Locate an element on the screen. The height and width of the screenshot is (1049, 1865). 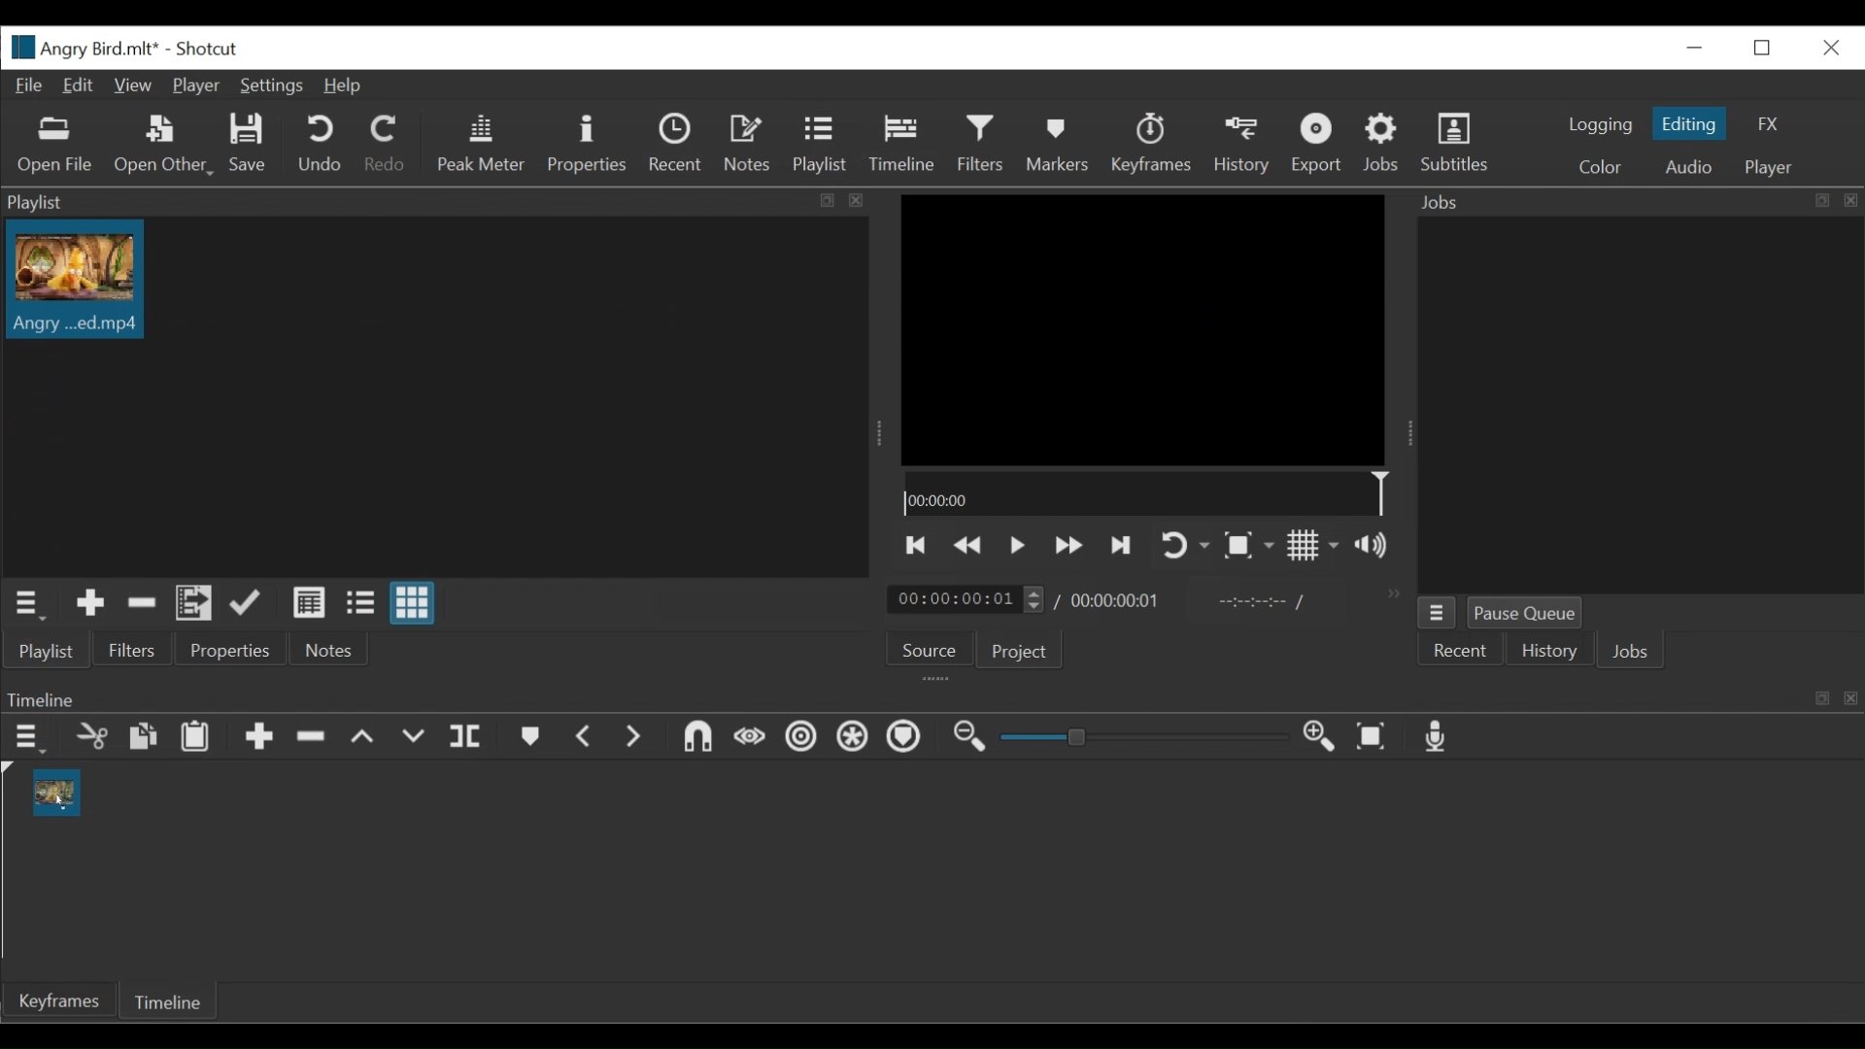
Ripple markers is located at coordinates (908, 737).